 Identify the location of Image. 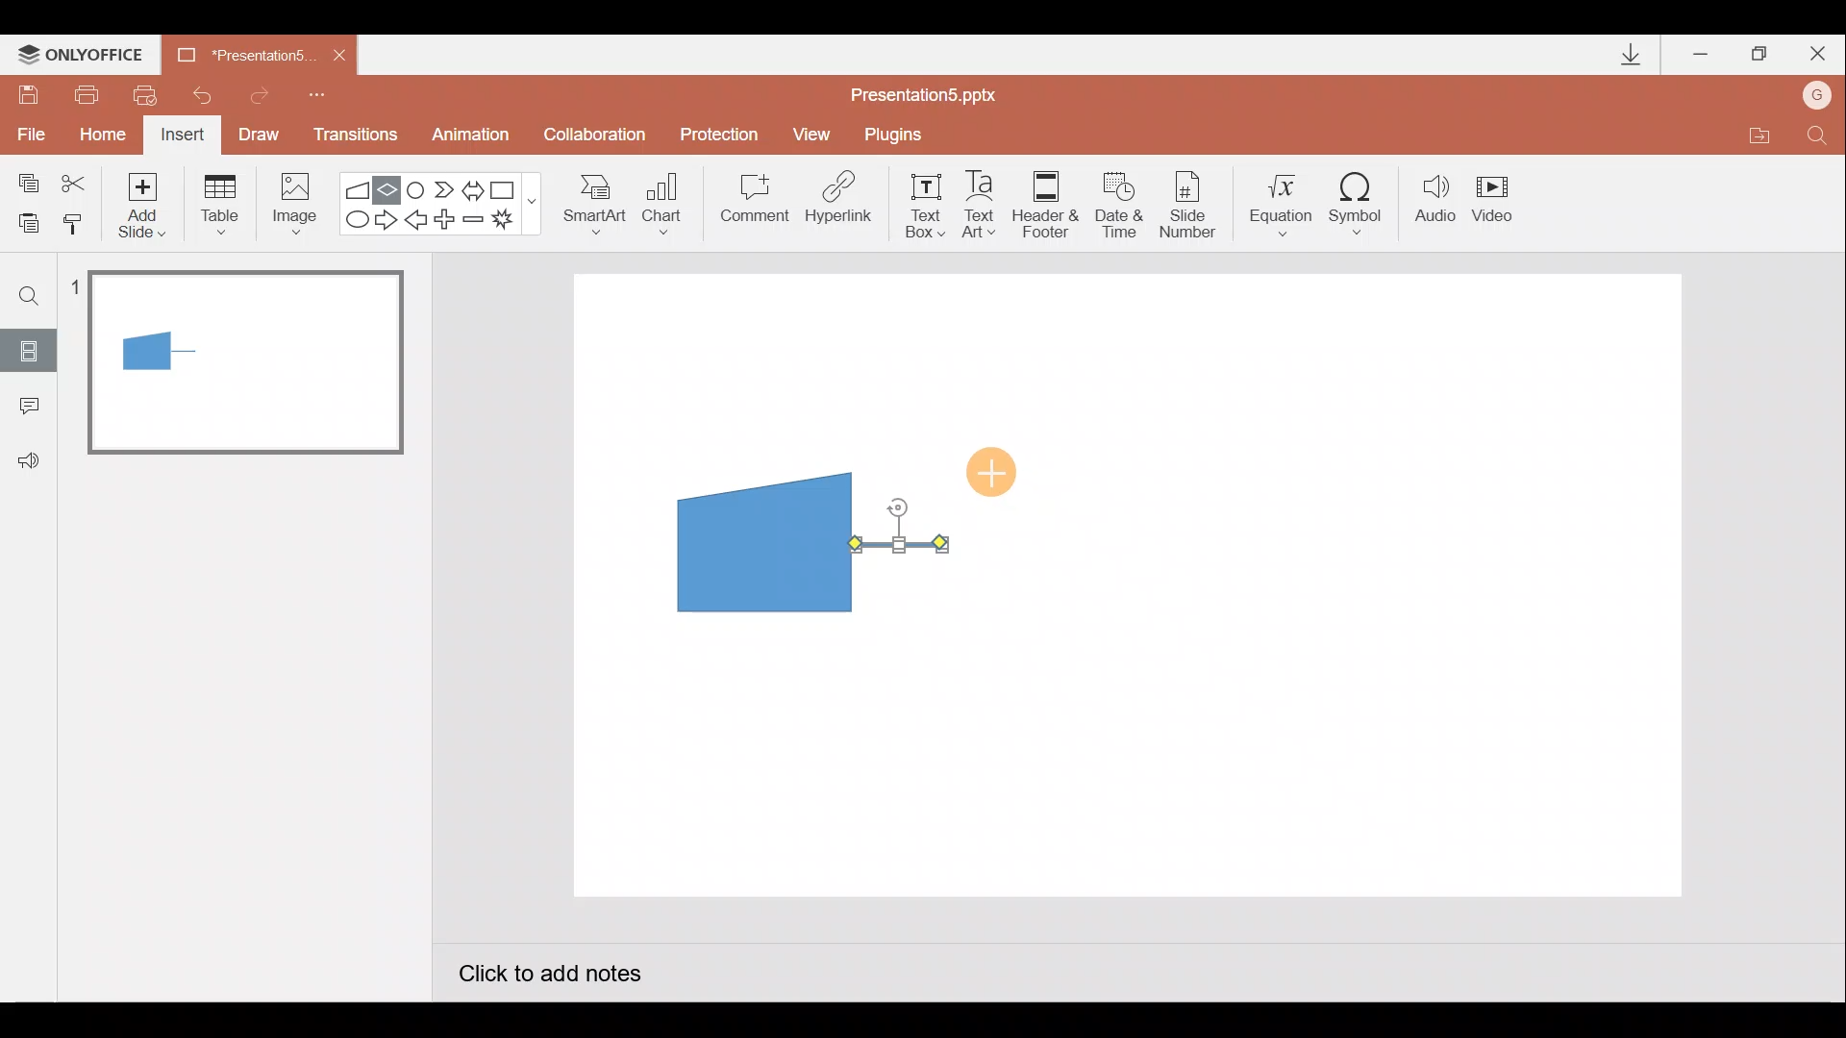
(289, 203).